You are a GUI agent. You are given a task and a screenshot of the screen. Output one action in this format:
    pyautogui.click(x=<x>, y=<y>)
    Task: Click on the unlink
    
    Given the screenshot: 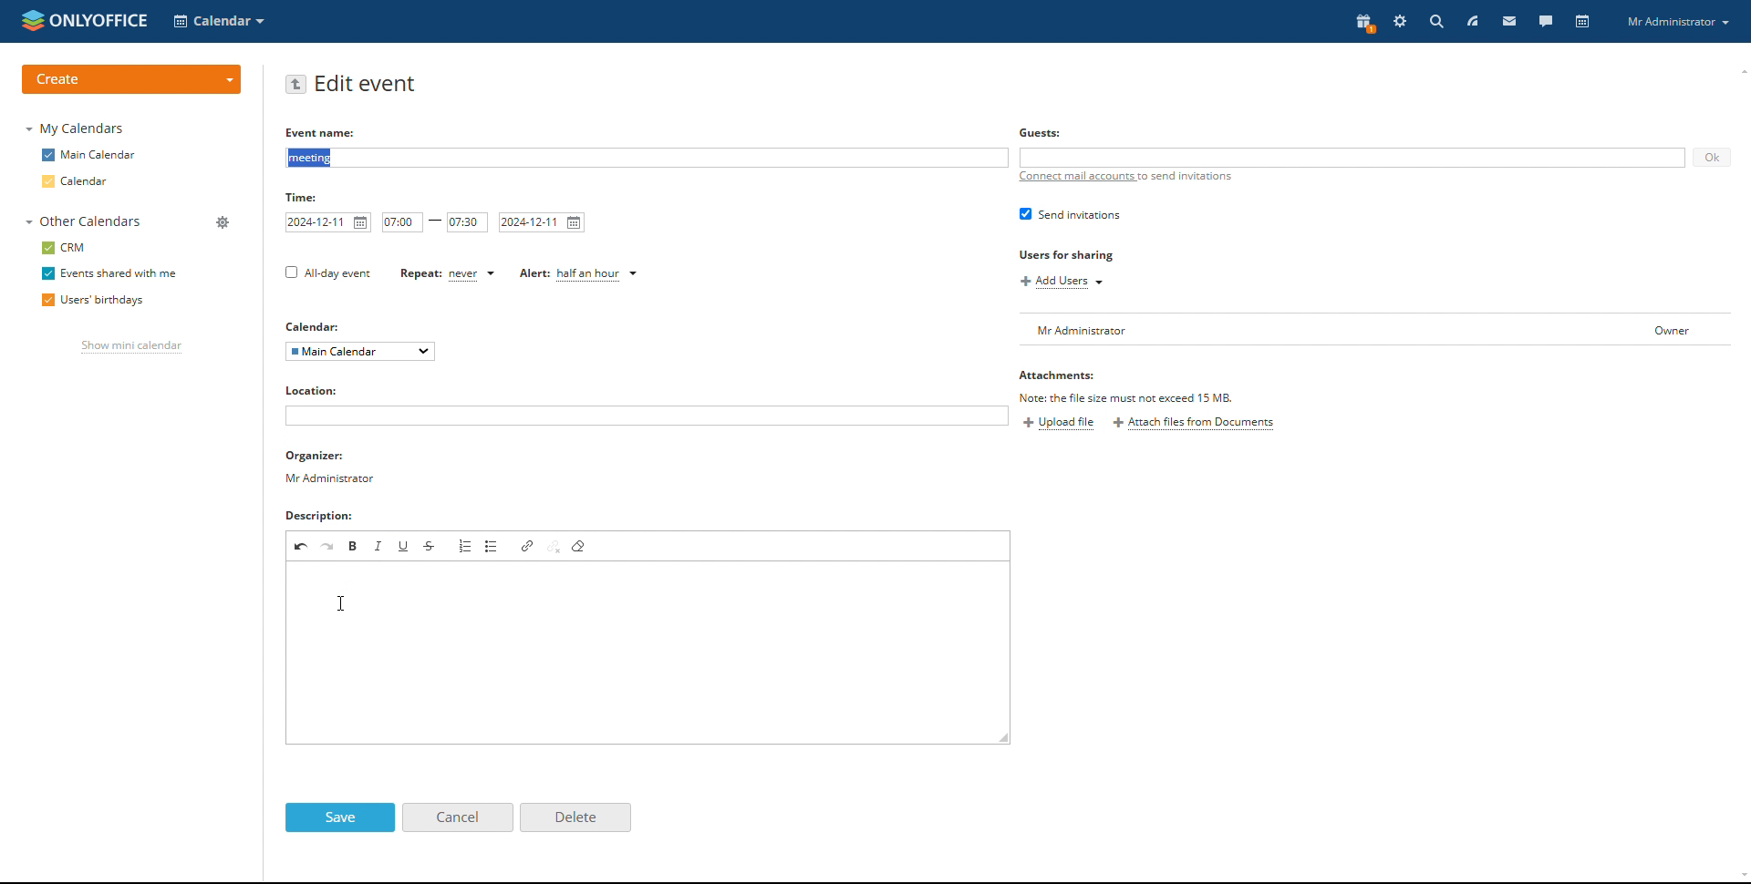 What is the action you would take?
    pyautogui.click(x=554, y=546)
    